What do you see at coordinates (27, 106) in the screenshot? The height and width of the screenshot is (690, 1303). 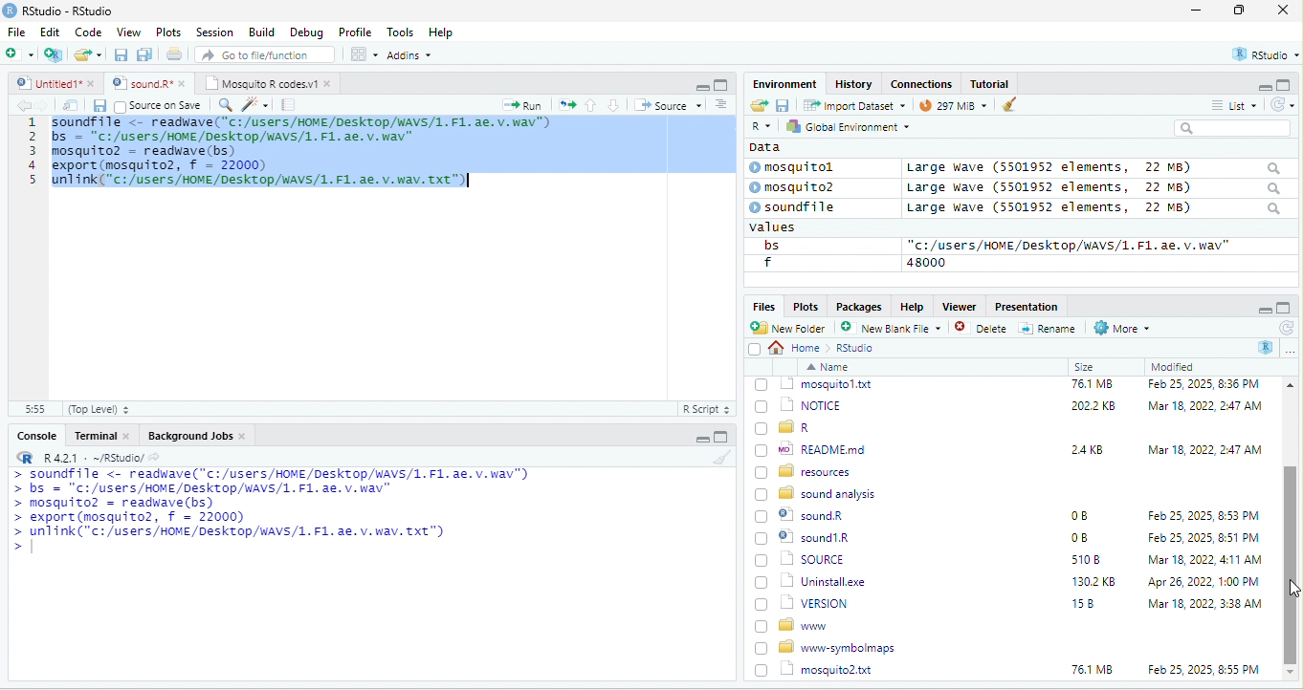 I see `back` at bounding box center [27, 106].